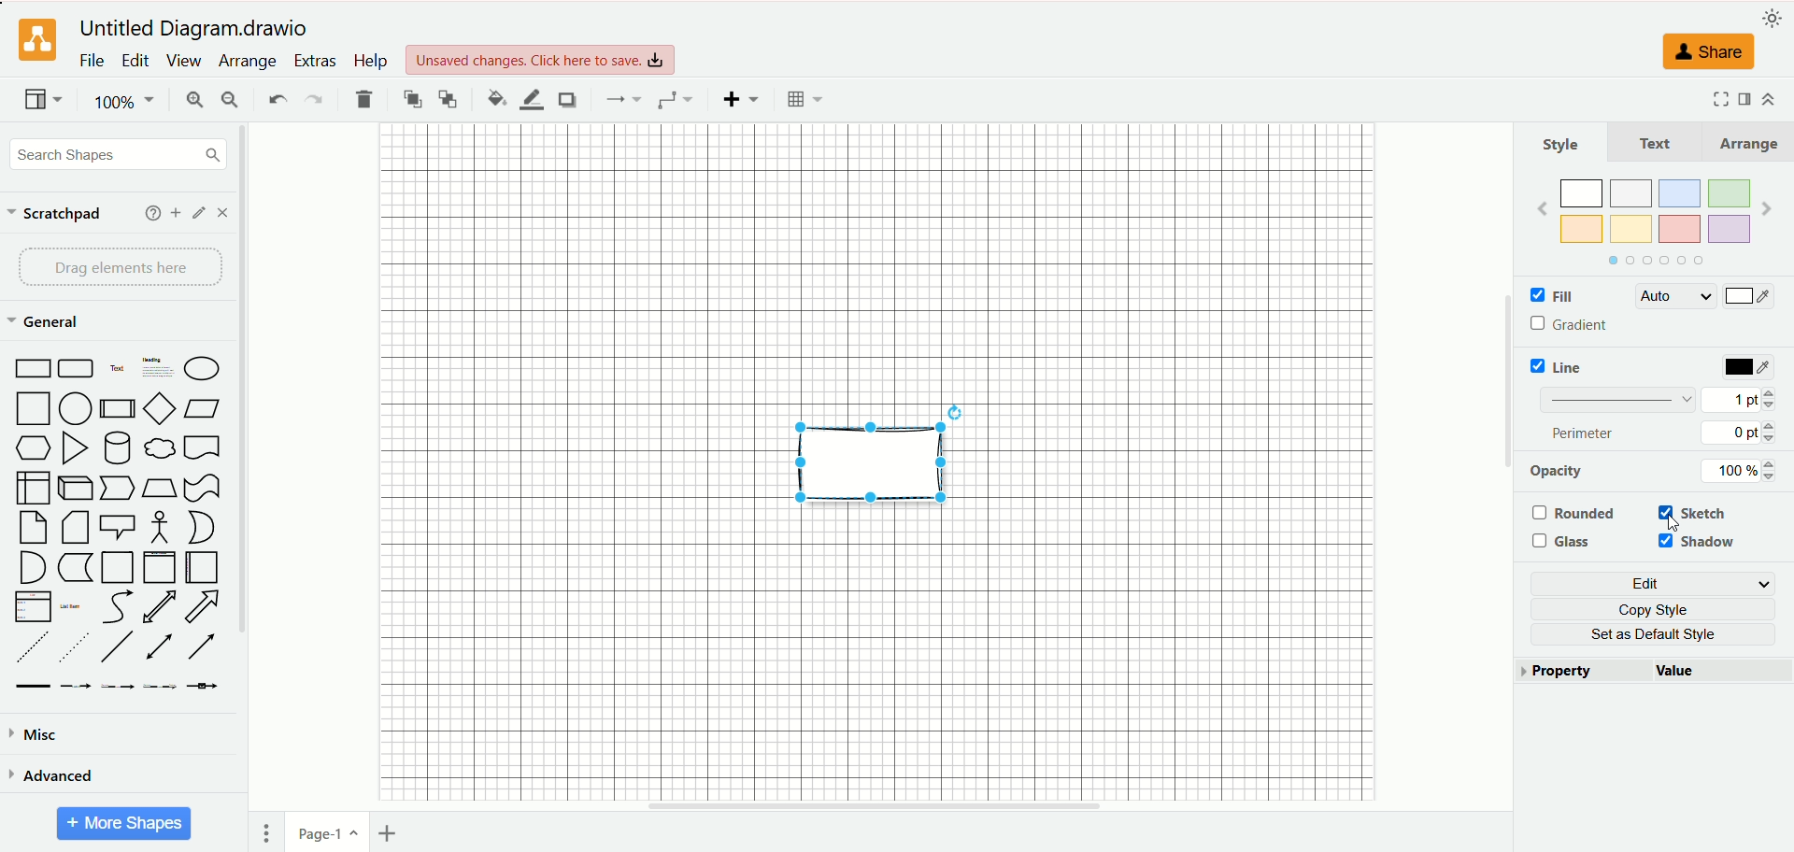 The image size is (1794, 852). I want to click on fill, so click(1550, 297).